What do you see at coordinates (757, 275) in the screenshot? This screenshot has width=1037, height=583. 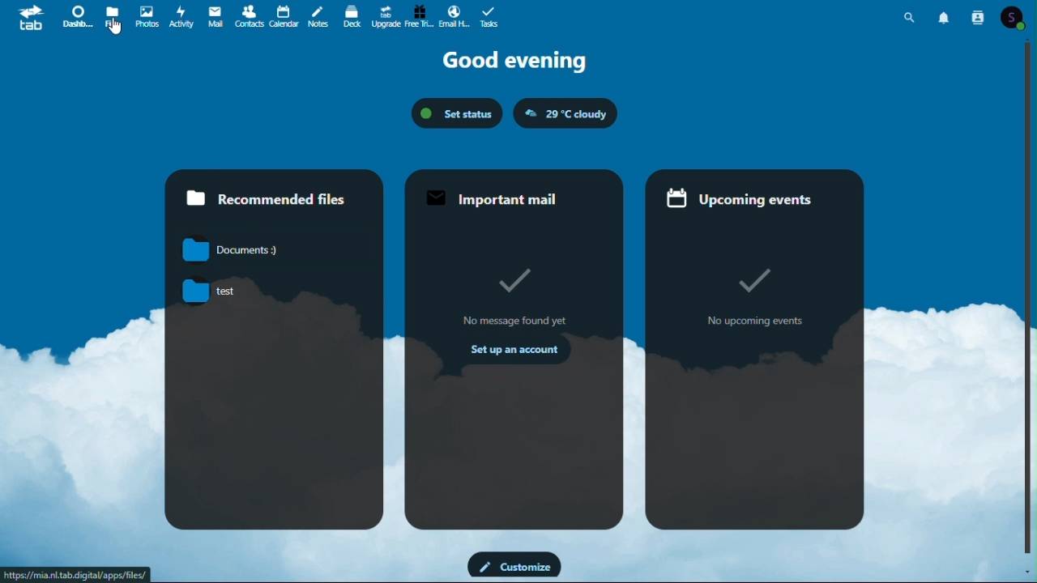 I see `Visuals` at bounding box center [757, 275].